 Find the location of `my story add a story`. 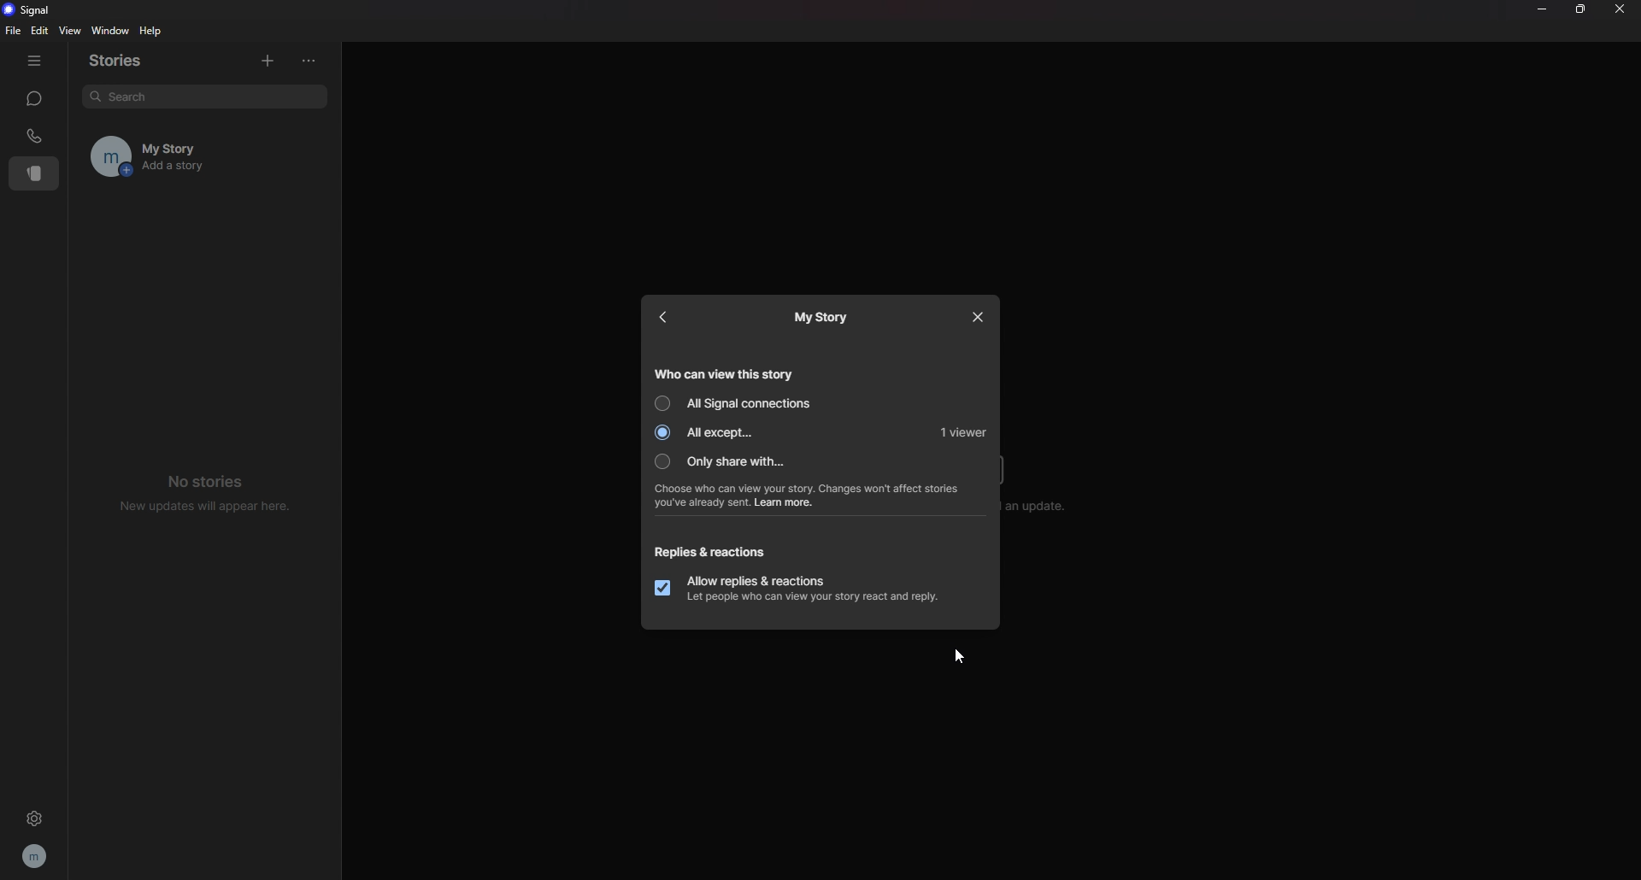

my story add a story is located at coordinates (182, 156).